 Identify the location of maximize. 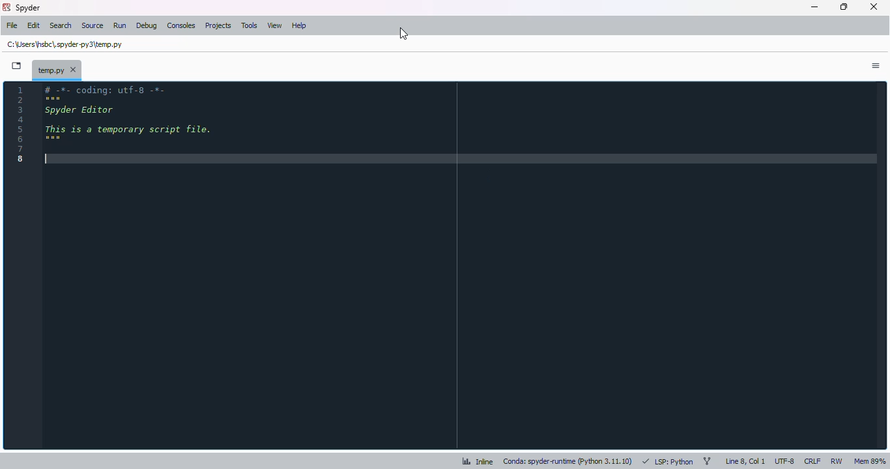
(844, 7).